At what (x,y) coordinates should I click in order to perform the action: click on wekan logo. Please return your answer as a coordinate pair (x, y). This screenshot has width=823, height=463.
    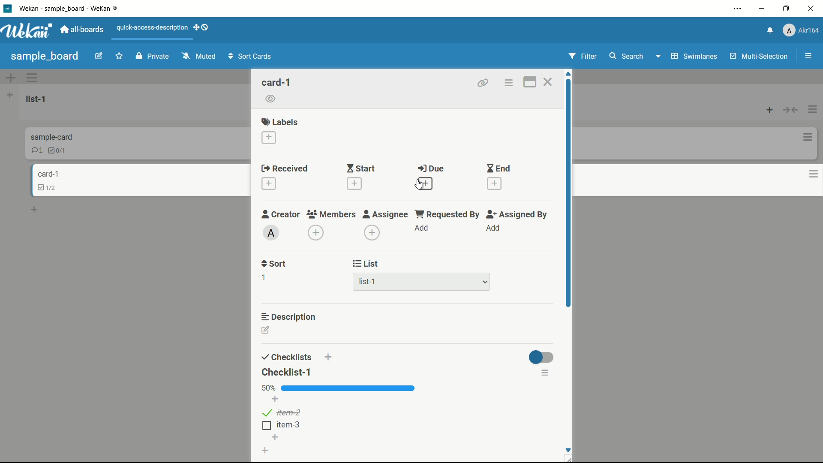
    Looking at the image, I should click on (8, 9).